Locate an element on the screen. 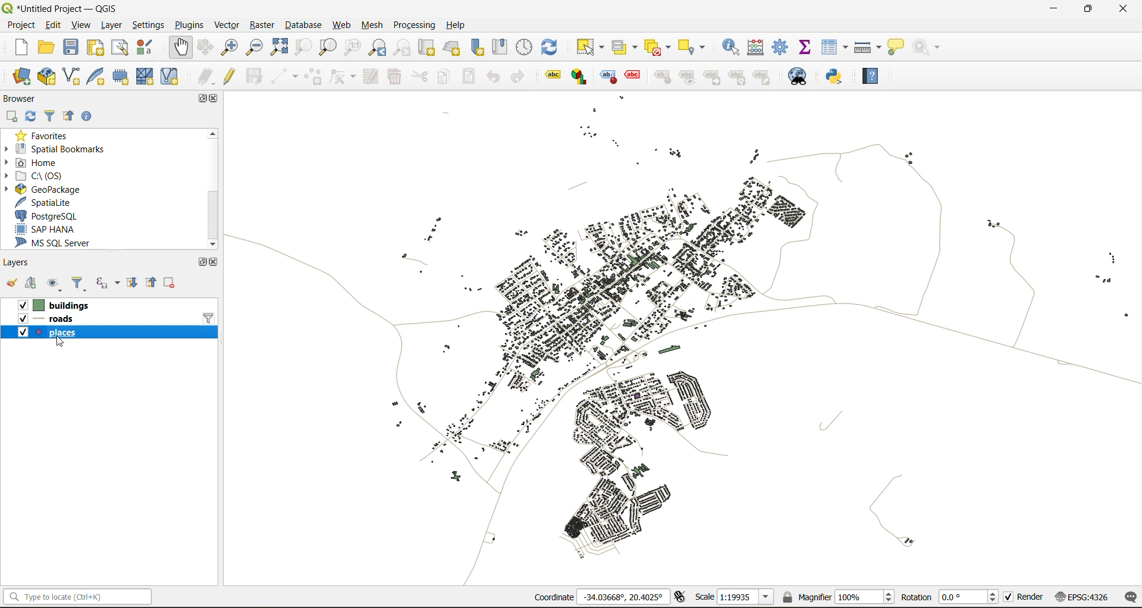 The width and height of the screenshot is (1142, 608). enable properties is located at coordinates (87, 117).